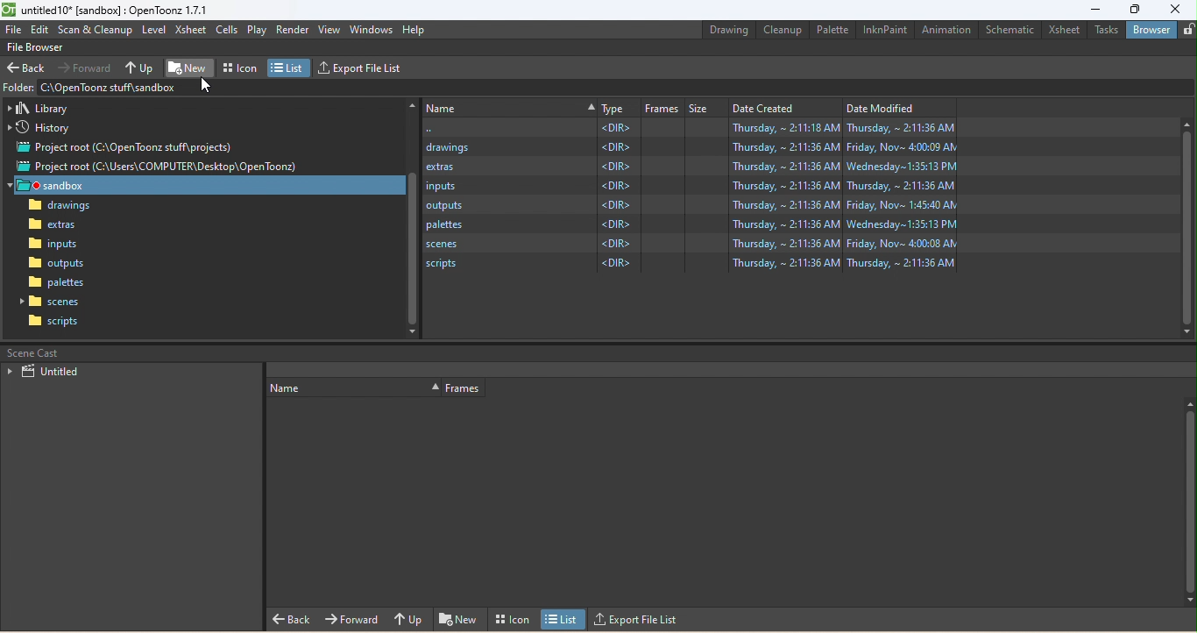 This screenshot has width=1197, height=633. I want to click on Order, so click(353, 387).